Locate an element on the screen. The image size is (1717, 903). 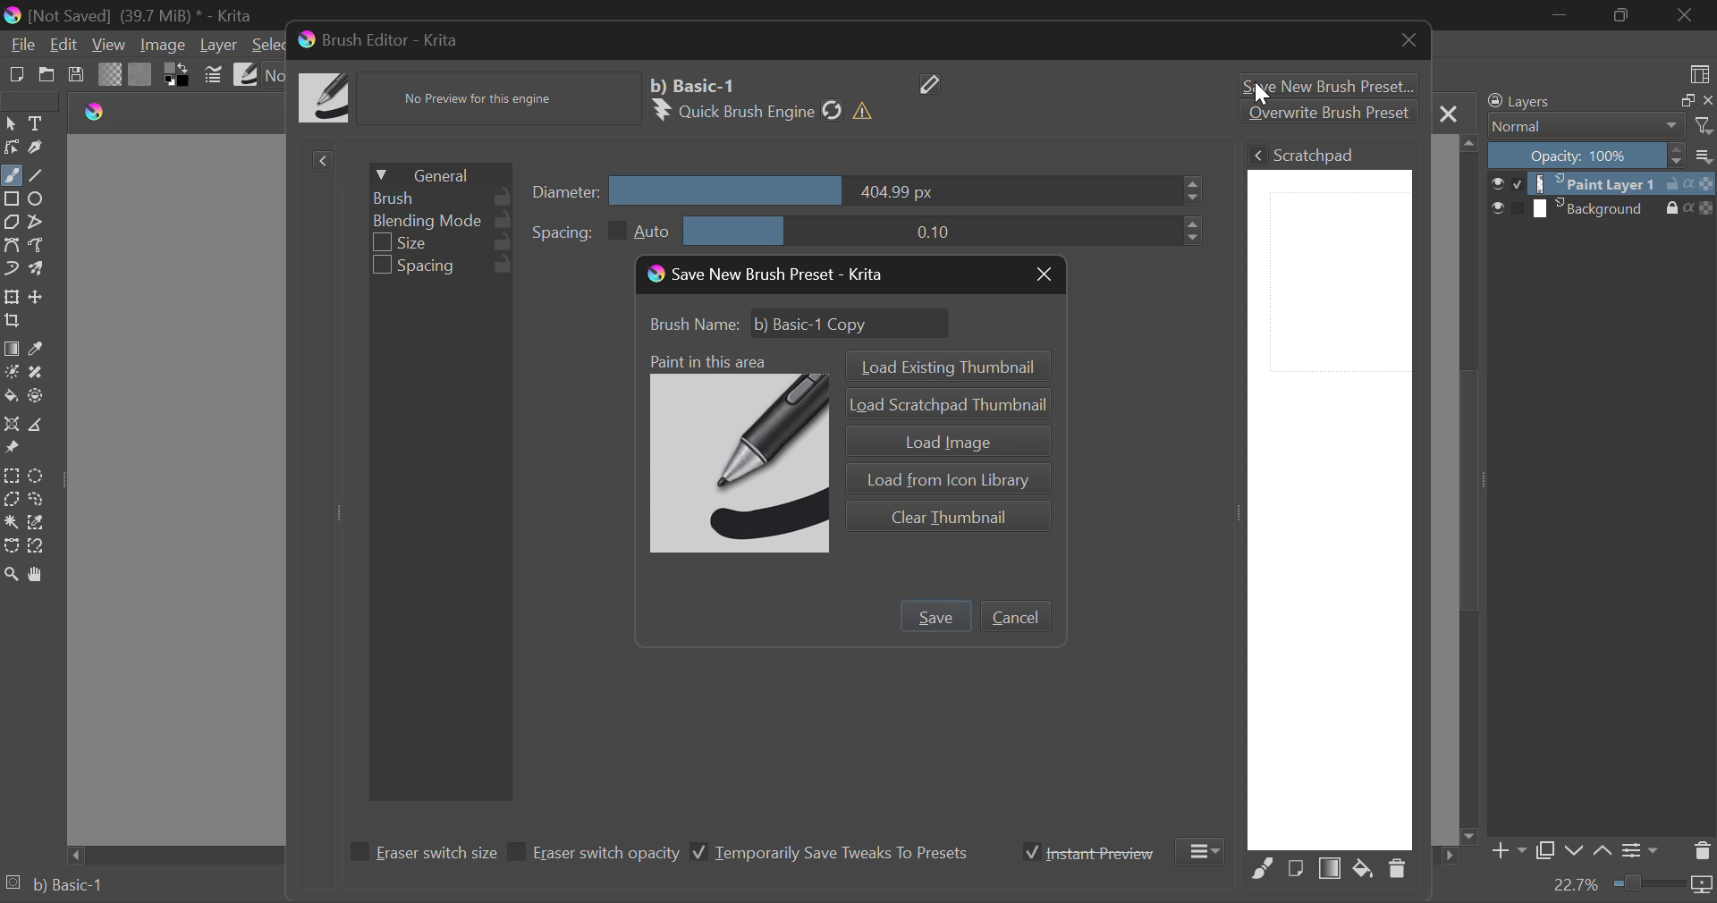
Close is located at coordinates (1043, 276).